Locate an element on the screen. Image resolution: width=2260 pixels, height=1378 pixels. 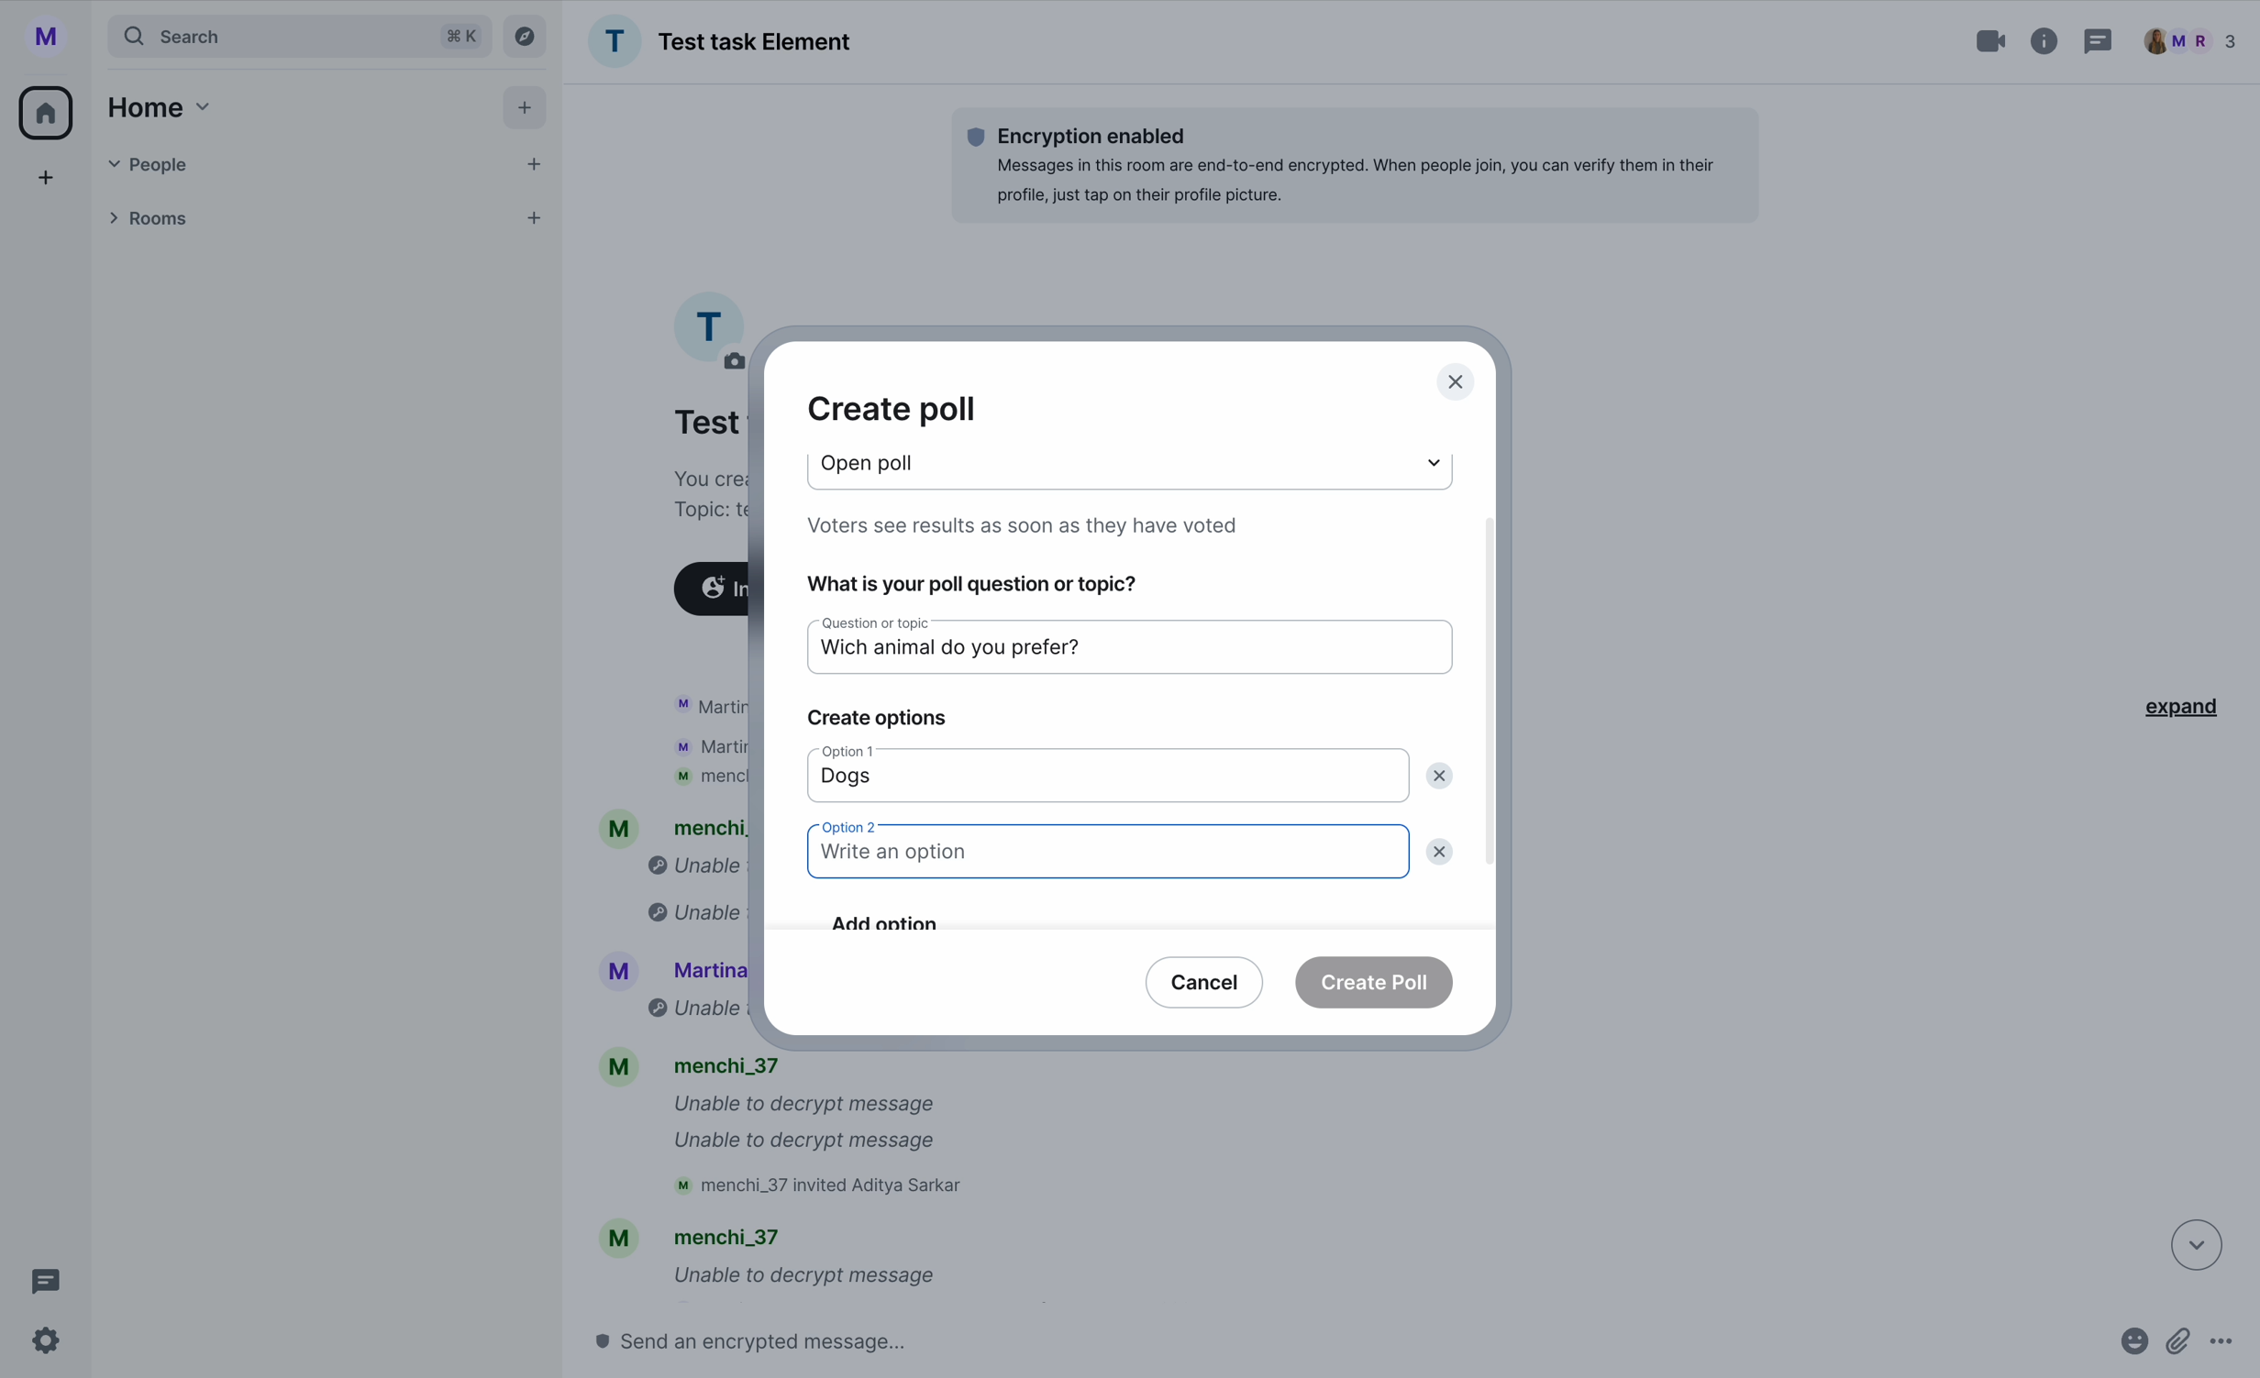
explore is located at coordinates (529, 35).